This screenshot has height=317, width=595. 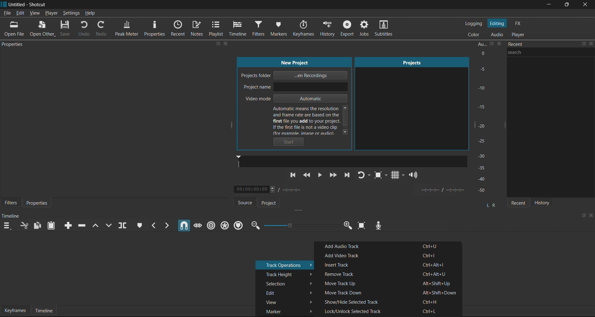 I want to click on Player, so click(x=519, y=34).